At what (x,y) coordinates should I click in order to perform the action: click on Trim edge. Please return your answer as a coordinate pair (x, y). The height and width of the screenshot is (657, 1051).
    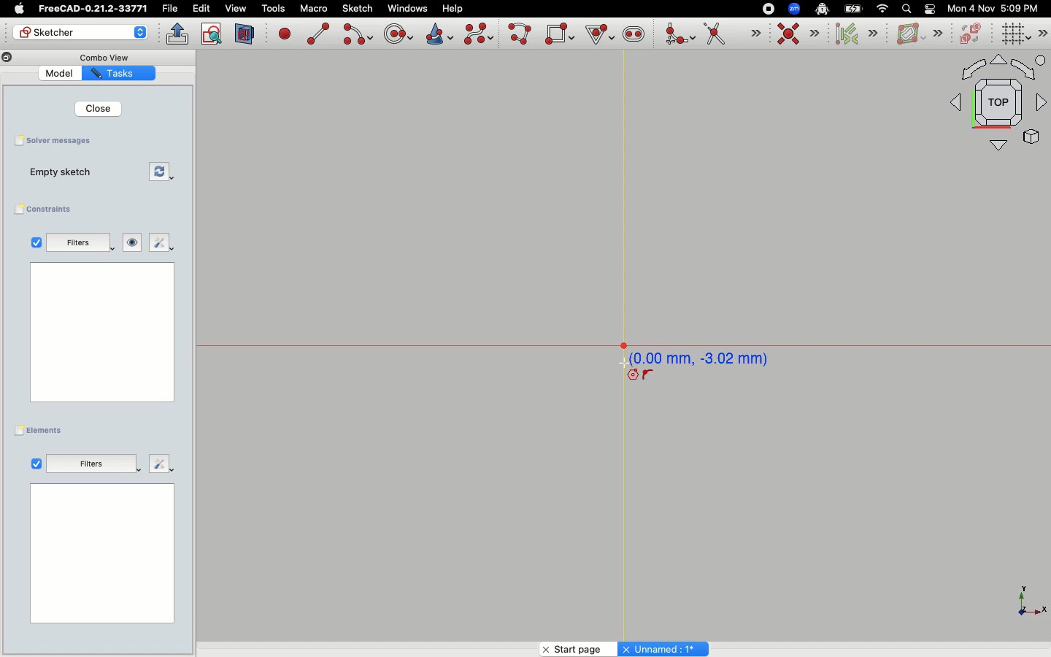
    Looking at the image, I should click on (732, 35).